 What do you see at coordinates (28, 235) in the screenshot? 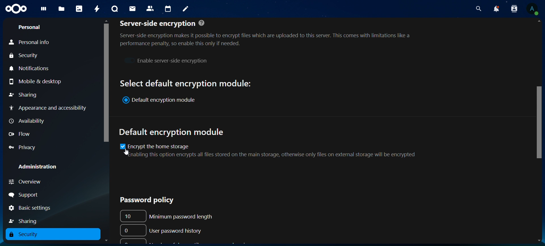
I see `security` at bounding box center [28, 235].